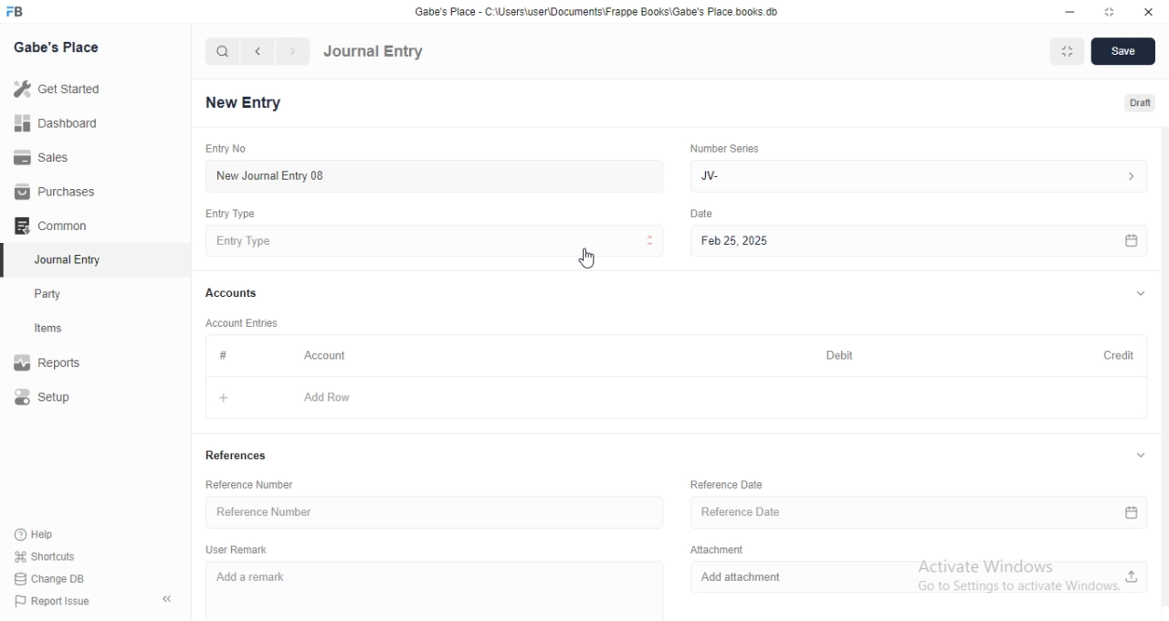 Image resolution: width=1169 pixels, height=621 pixels. What do you see at coordinates (167, 600) in the screenshot?
I see `collapse sidebar` at bounding box center [167, 600].